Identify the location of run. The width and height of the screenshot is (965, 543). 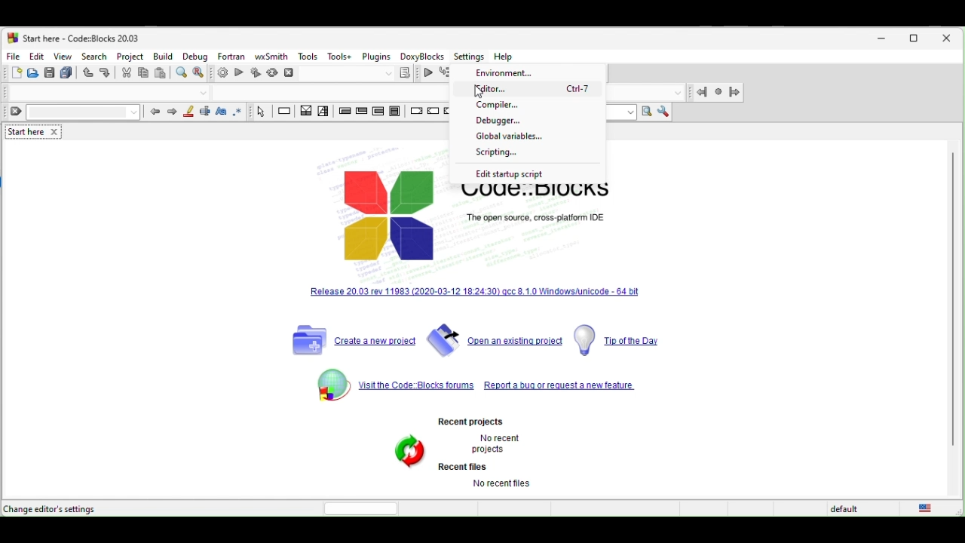
(240, 74).